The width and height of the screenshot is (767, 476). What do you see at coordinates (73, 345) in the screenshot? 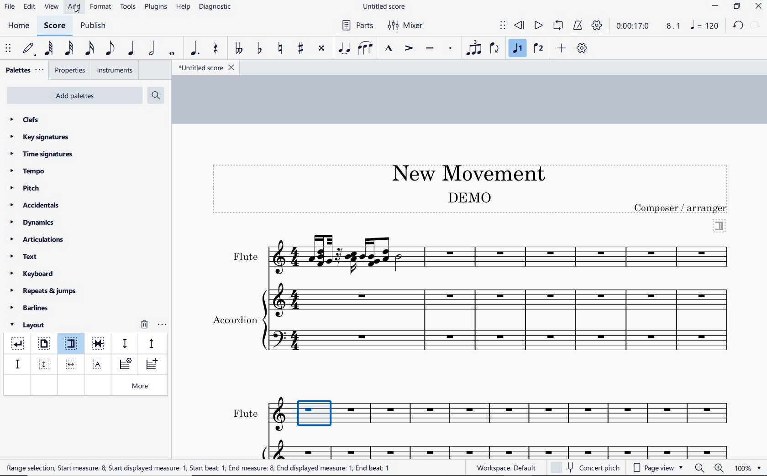
I see `section break` at bounding box center [73, 345].